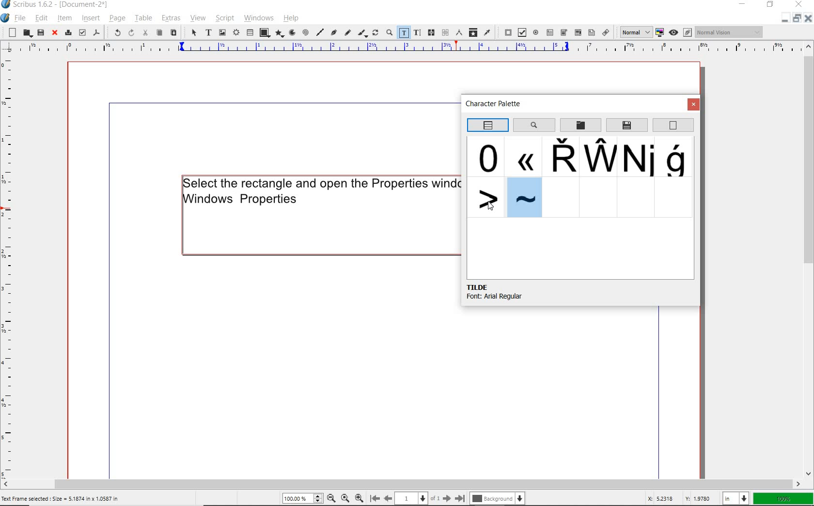 This screenshot has height=506, width=814. Describe the element at coordinates (627, 125) in the screenshot. I see `save the character palette` at that location.